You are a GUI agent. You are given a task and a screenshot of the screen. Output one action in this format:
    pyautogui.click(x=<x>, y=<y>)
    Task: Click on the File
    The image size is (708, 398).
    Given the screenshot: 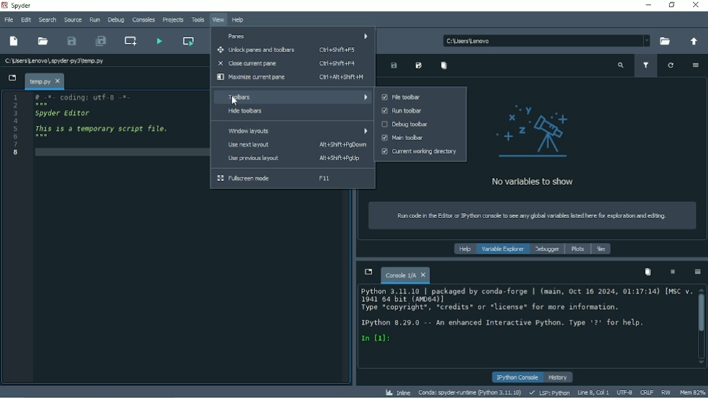 What is the action you would take?
    pyautogui.click(x=8, y=20)
    